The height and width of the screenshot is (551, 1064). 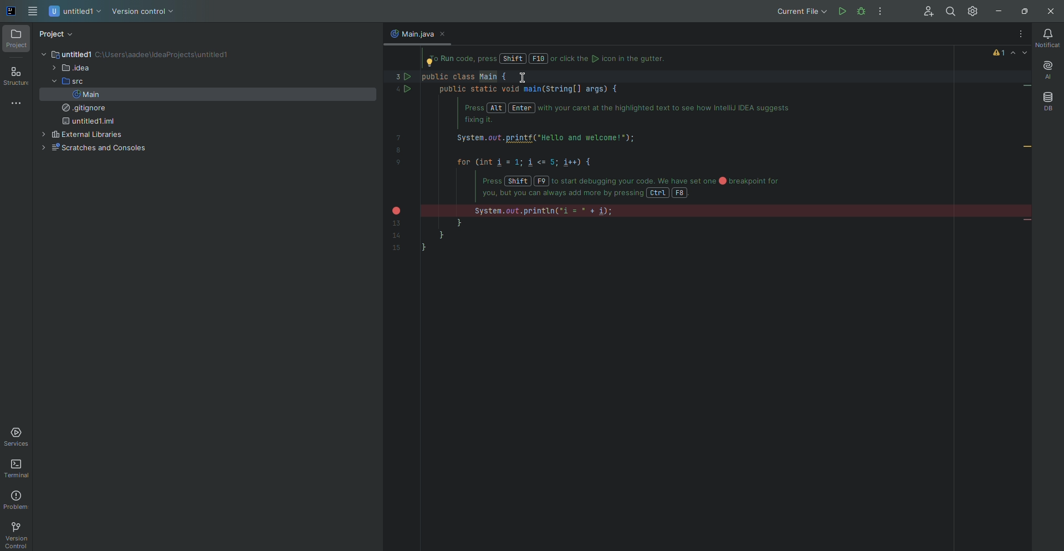 I want to click on Options, so click(x=881, y=12).